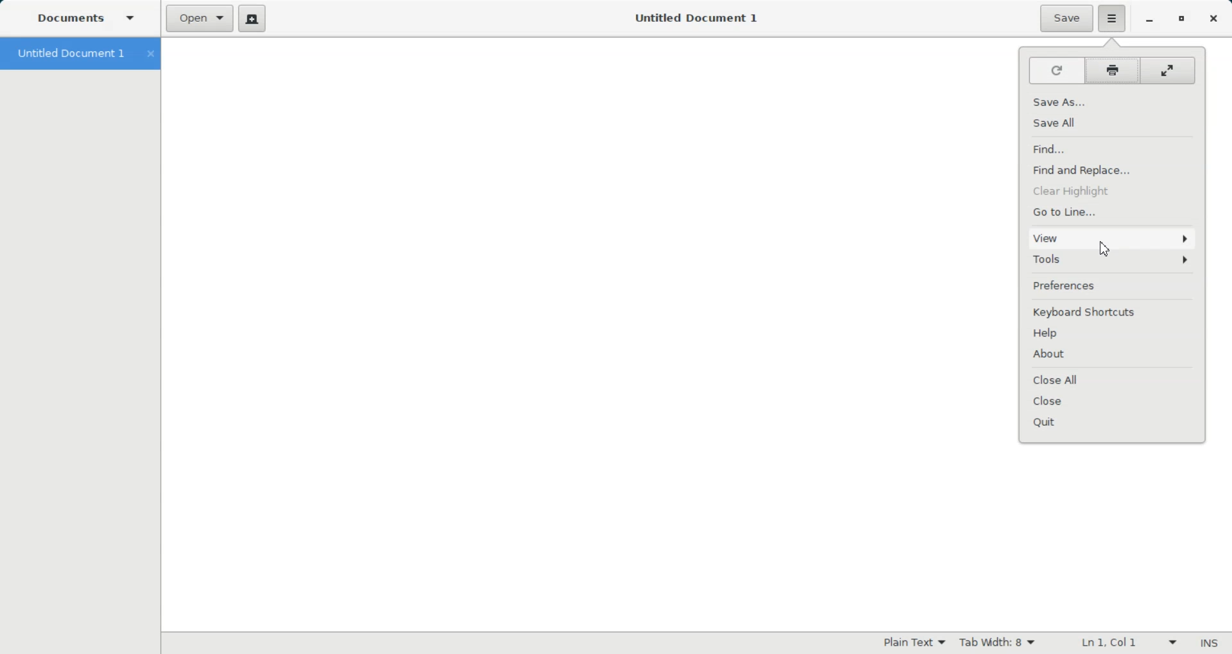  Describe the element at coordinates (996, 642) in the screenshot. I see `Tab width ` at that location.